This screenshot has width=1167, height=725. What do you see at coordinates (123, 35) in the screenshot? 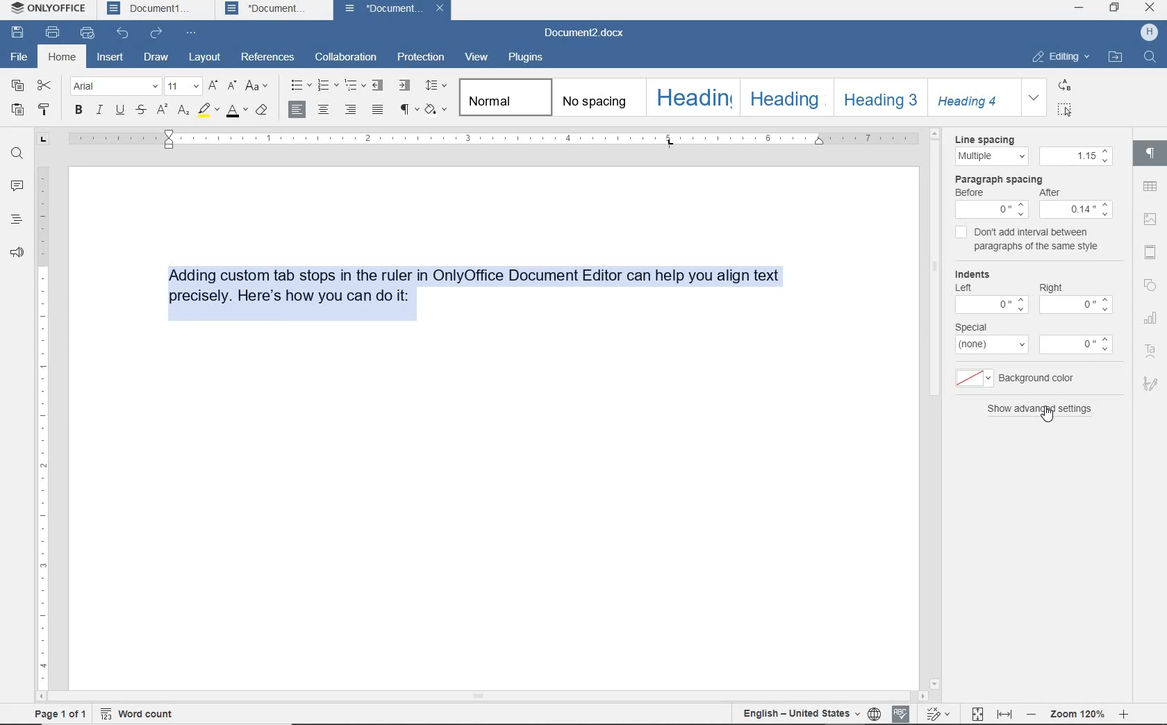
I see `undo` at bounding box center [123, 35].